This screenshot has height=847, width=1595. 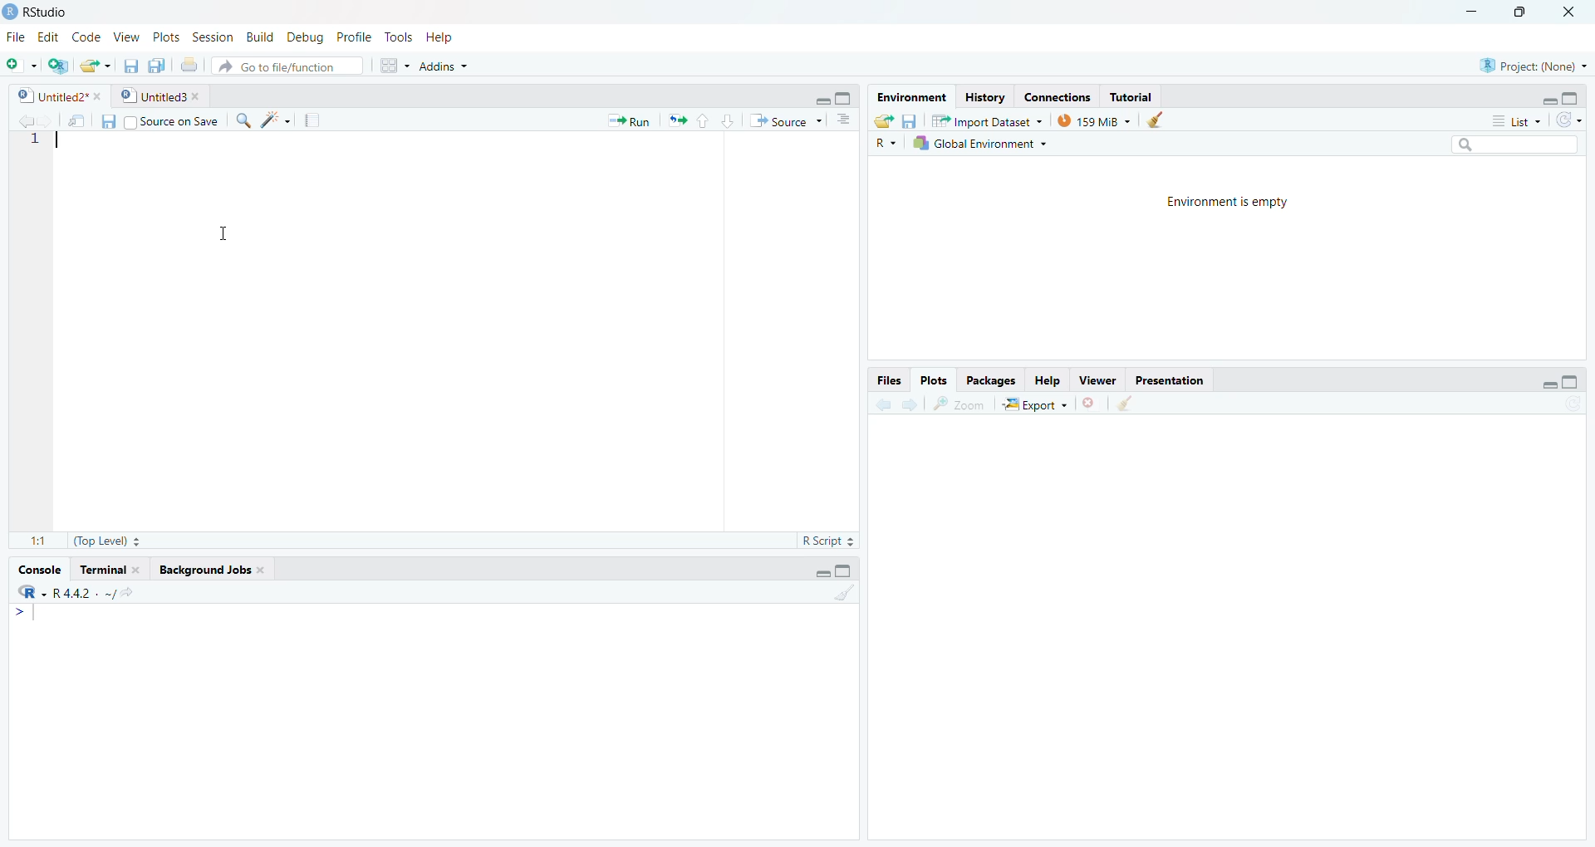 I want to click on RStudio, so click(x=40, y=12).